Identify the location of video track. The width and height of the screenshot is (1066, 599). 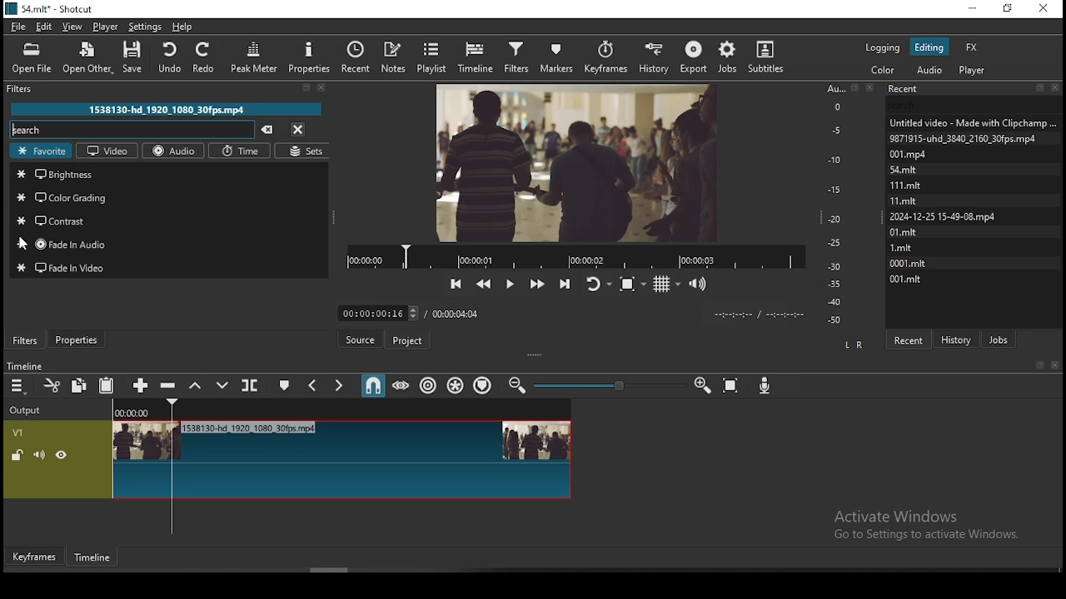
(287, 459).